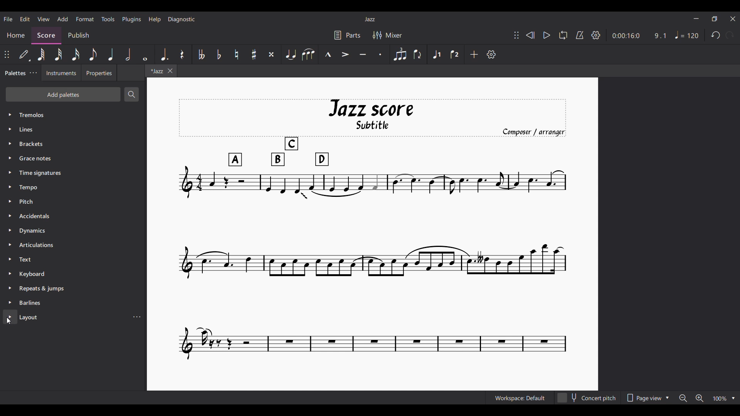 Image resolution: width=740 pixels, height=416 pixels. Describe the element at coordinates (219, 54) in the screenshot. I see `Toggle flat` at that location.